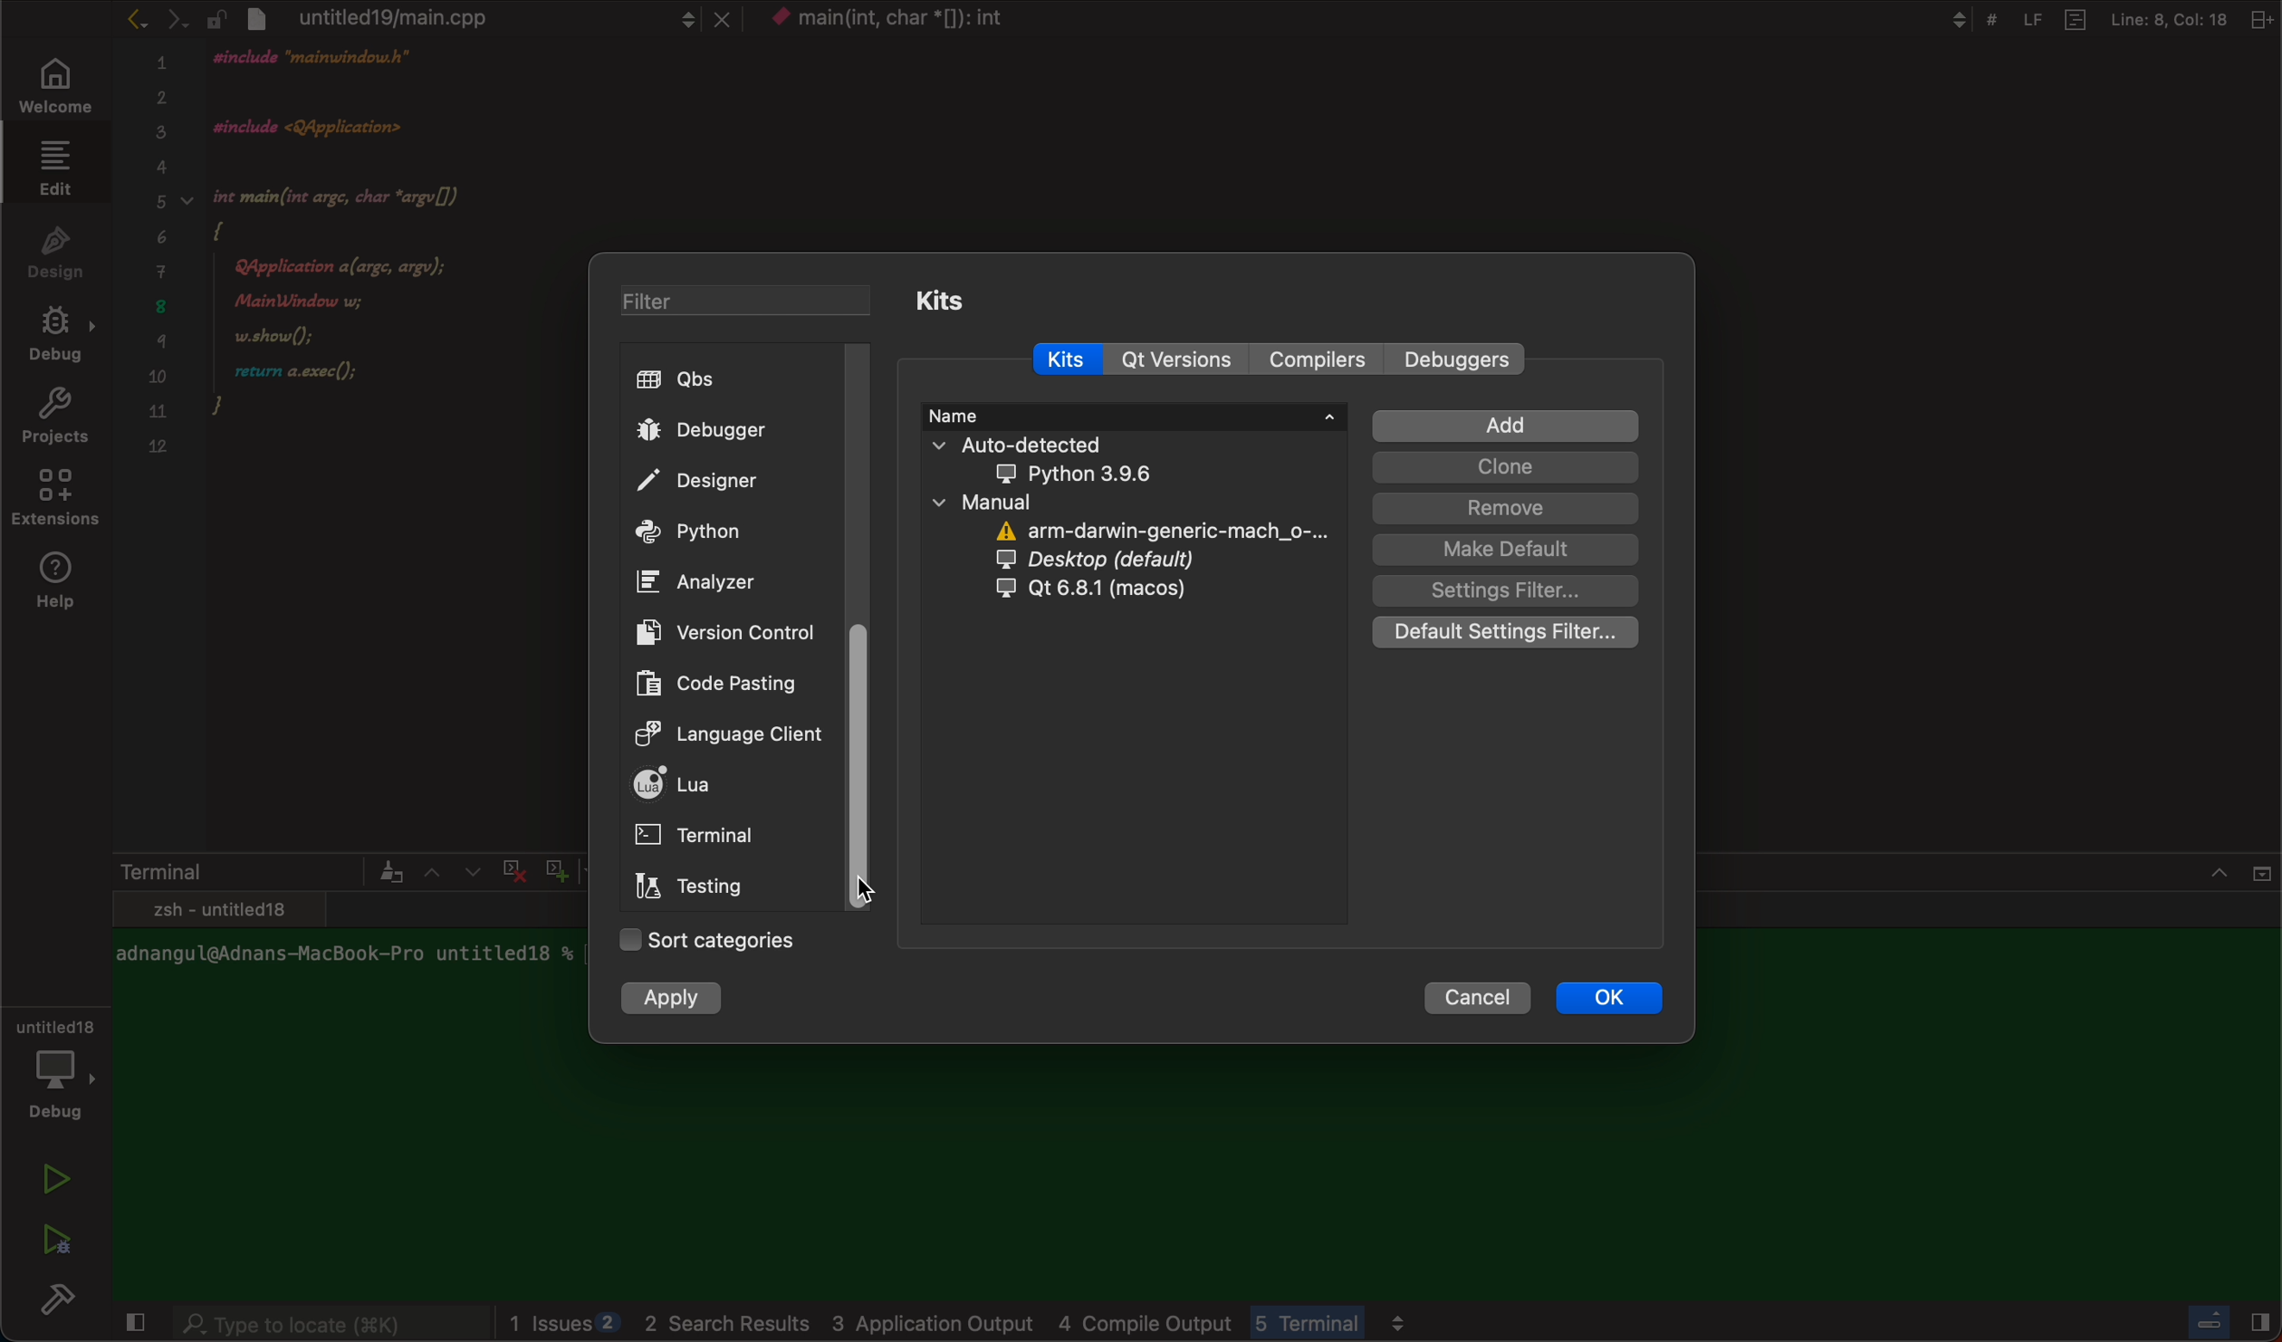  What do you see at coordinates (510, 868) in the screenshot?
I see `cross` at bounding box center [510, 868].